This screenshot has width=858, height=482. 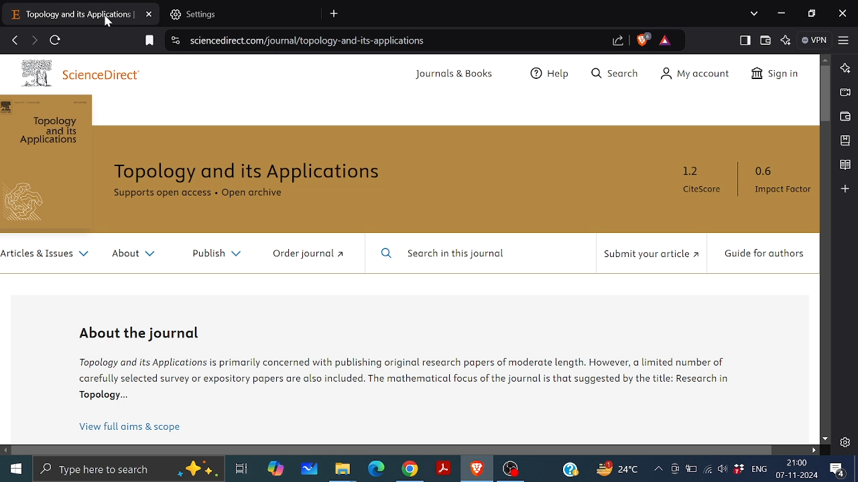 I want to click on Move page downwards, so click(x=825, y=438).